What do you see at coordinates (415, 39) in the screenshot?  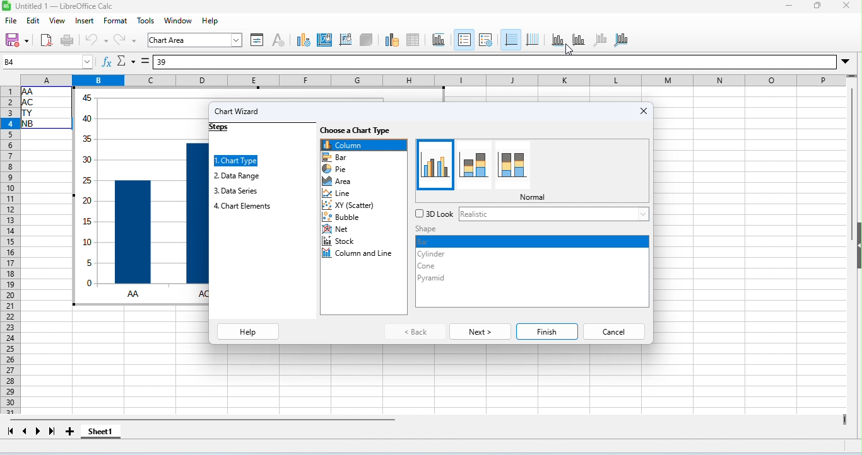 I see `data table` at bounding box center [415, 39].